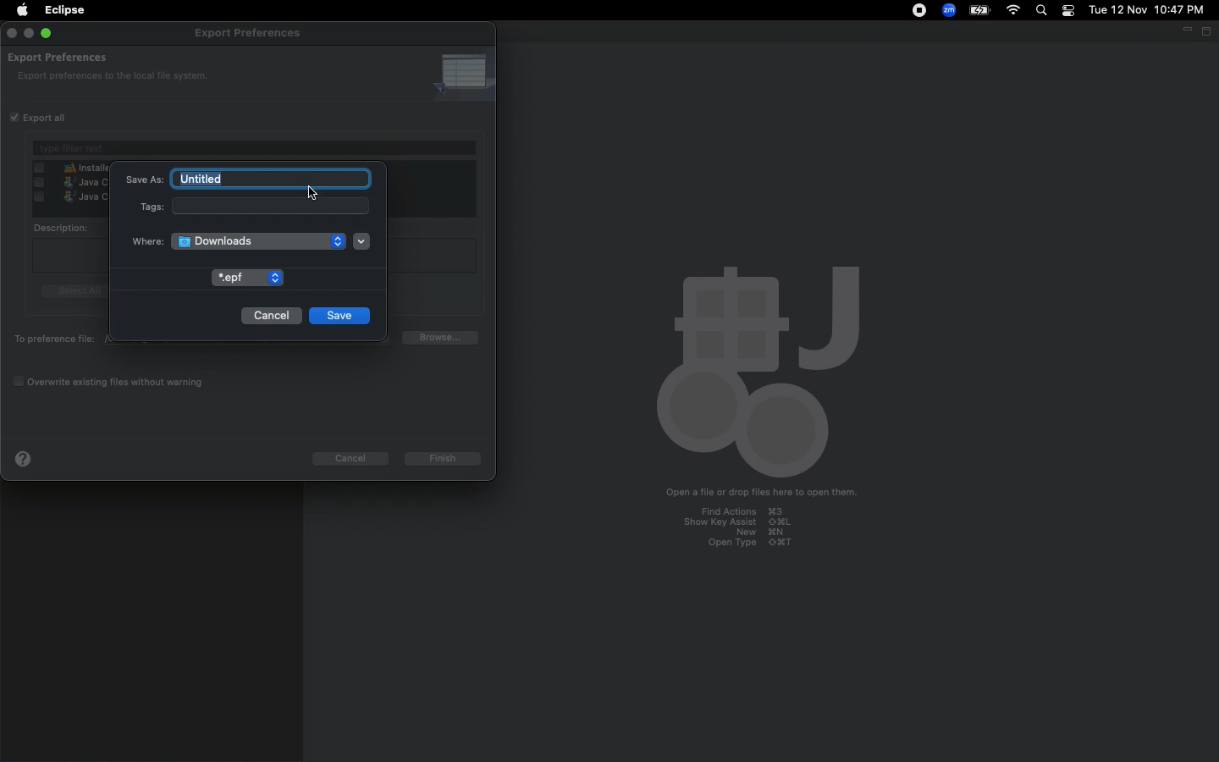 Image resolution: width=1219 pixels, height=762 pixels. Describe the element at coordinates (66, 12) in the screenshot. I see `Eclipse` at that location.